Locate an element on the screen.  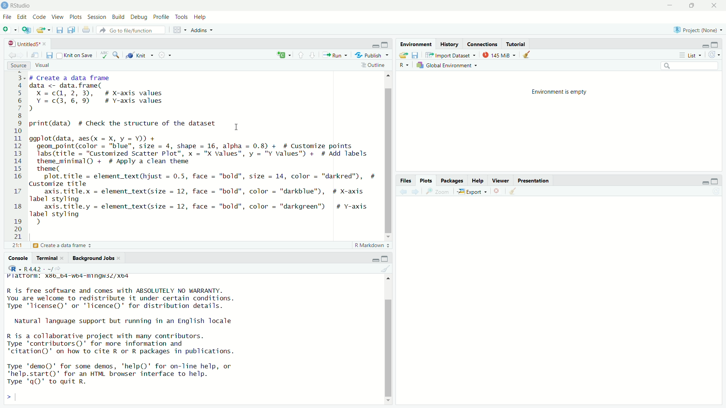
Source is located at coordinates (18, 66).